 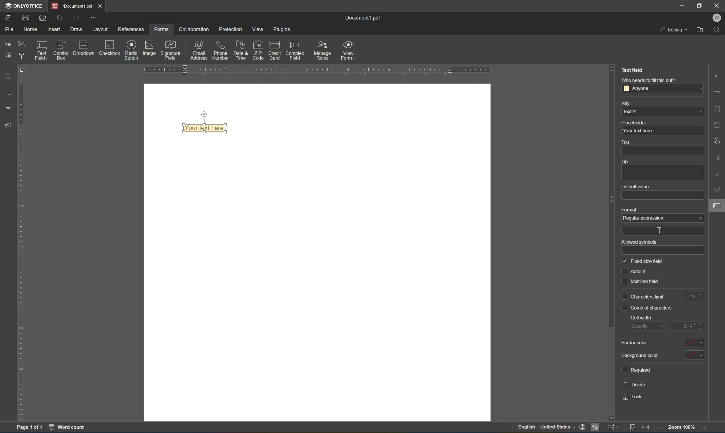 What do you see at coordinates (348, 50) in the screenshot?
I see `view form` at bounding box center [348, 50].